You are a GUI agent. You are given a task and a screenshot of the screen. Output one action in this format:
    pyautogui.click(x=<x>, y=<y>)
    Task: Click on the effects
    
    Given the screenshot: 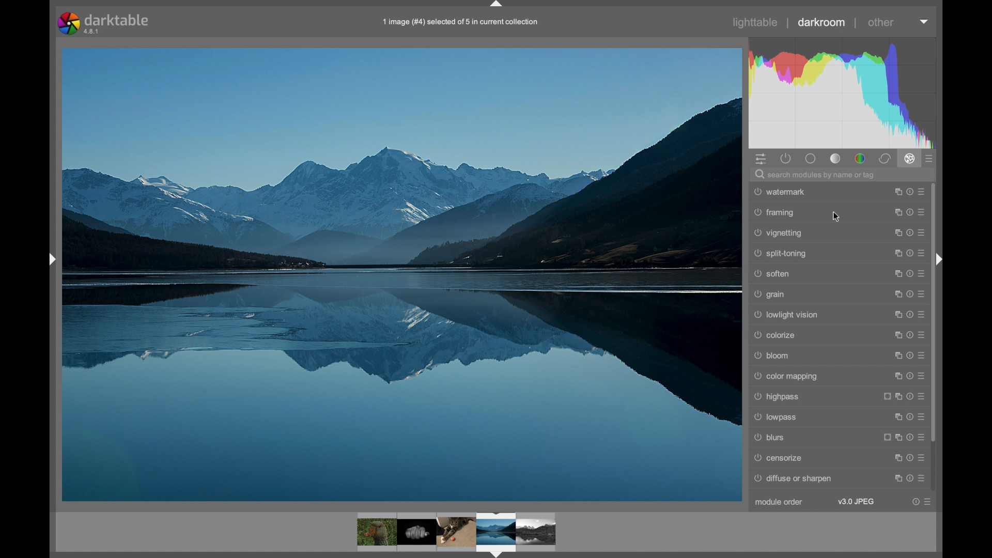 What is the action you would take?
    pyautogui.click(x=910, y=158)
    